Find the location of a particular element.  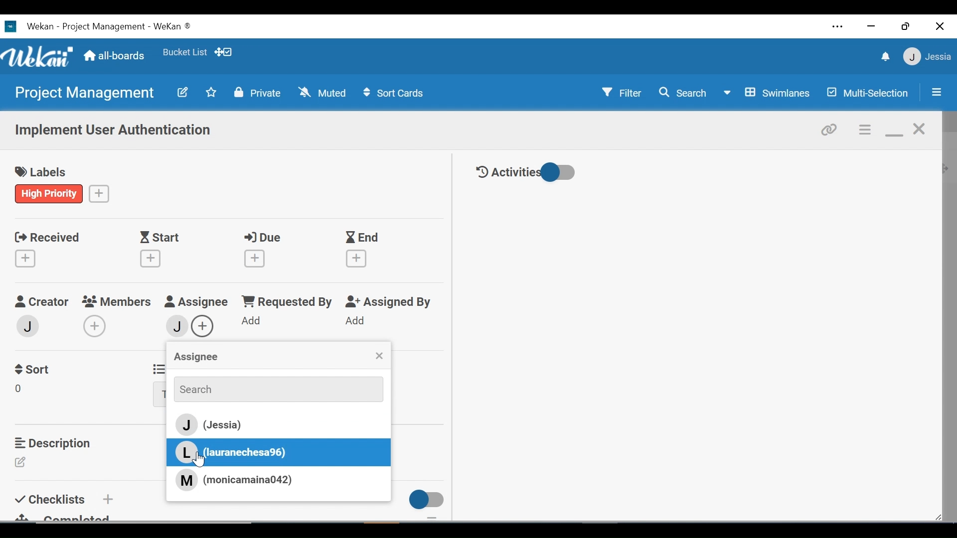

(monicamaina042) is located at coordinates (234, 479).